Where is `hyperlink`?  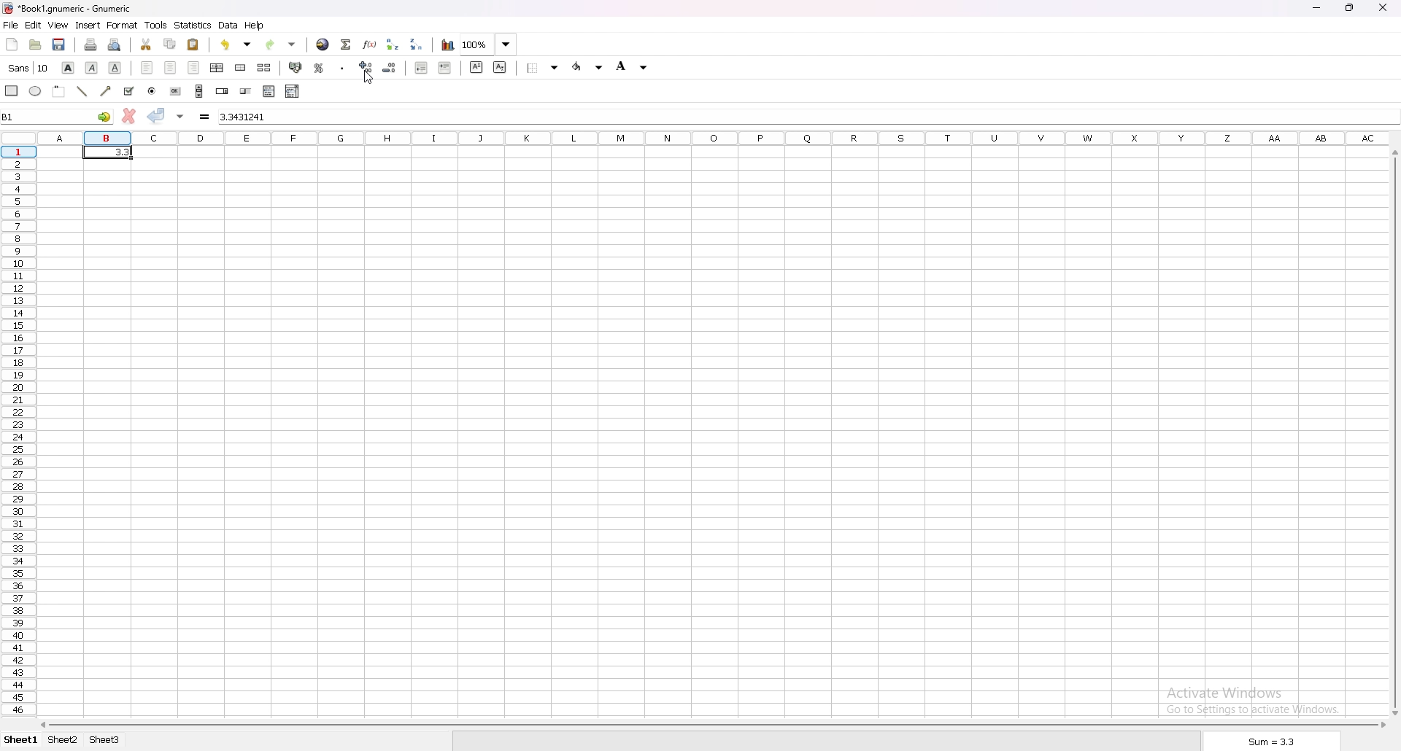
hyperlink is located at coordinates (323, 45).